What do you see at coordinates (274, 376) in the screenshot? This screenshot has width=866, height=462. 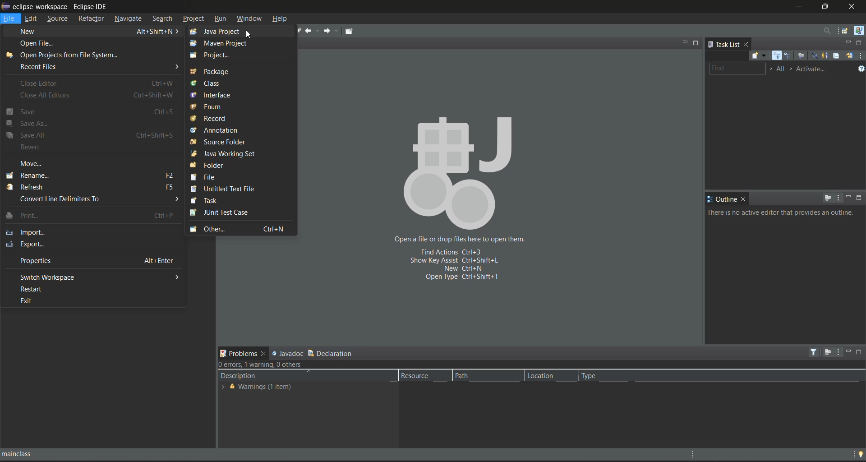 I see `description` at bounding box center [274, 376].